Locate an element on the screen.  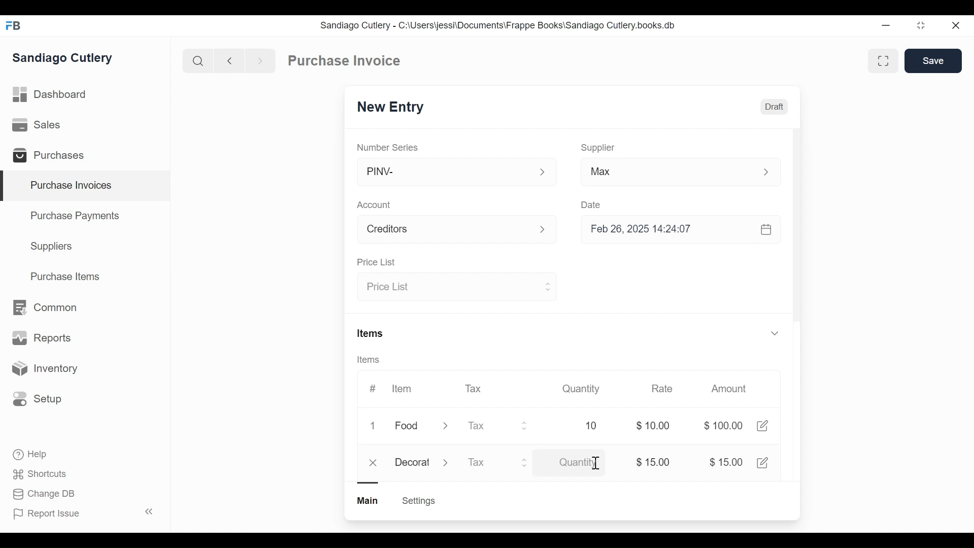
$0.00 is located at coordinates (656, 426).